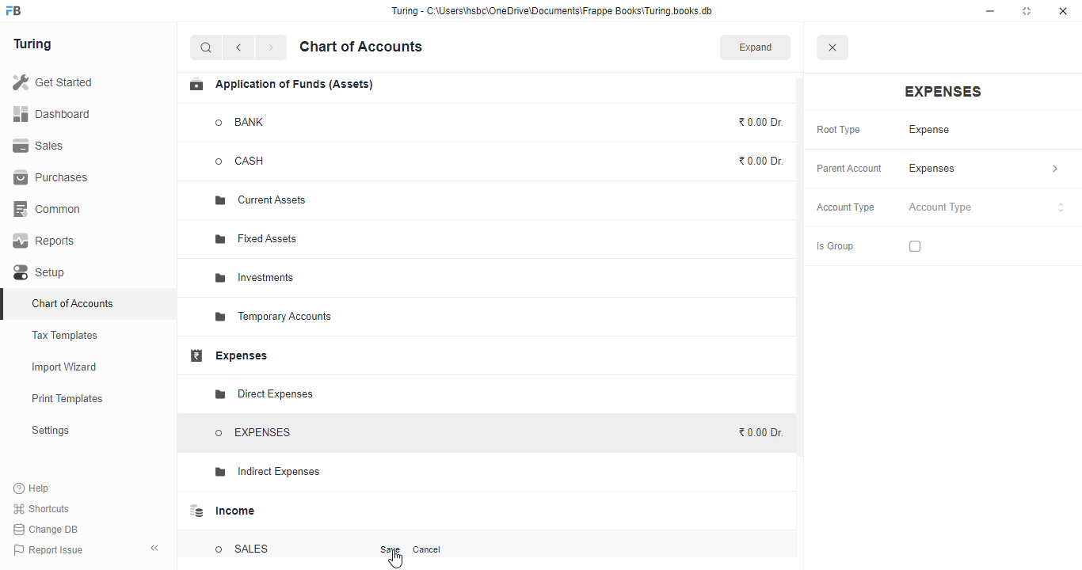 The image size is (1082, 570). What do you see at coordinates (759, 432) in the screenshot?
I see `₹0.00 Dr.` at bounding box center [759, 432].